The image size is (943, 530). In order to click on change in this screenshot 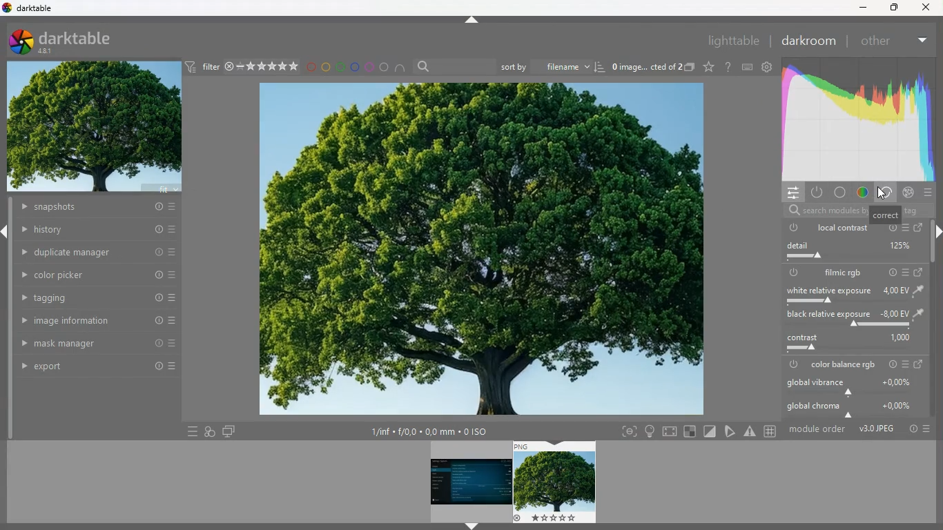, I will do `click(924, 273)`.